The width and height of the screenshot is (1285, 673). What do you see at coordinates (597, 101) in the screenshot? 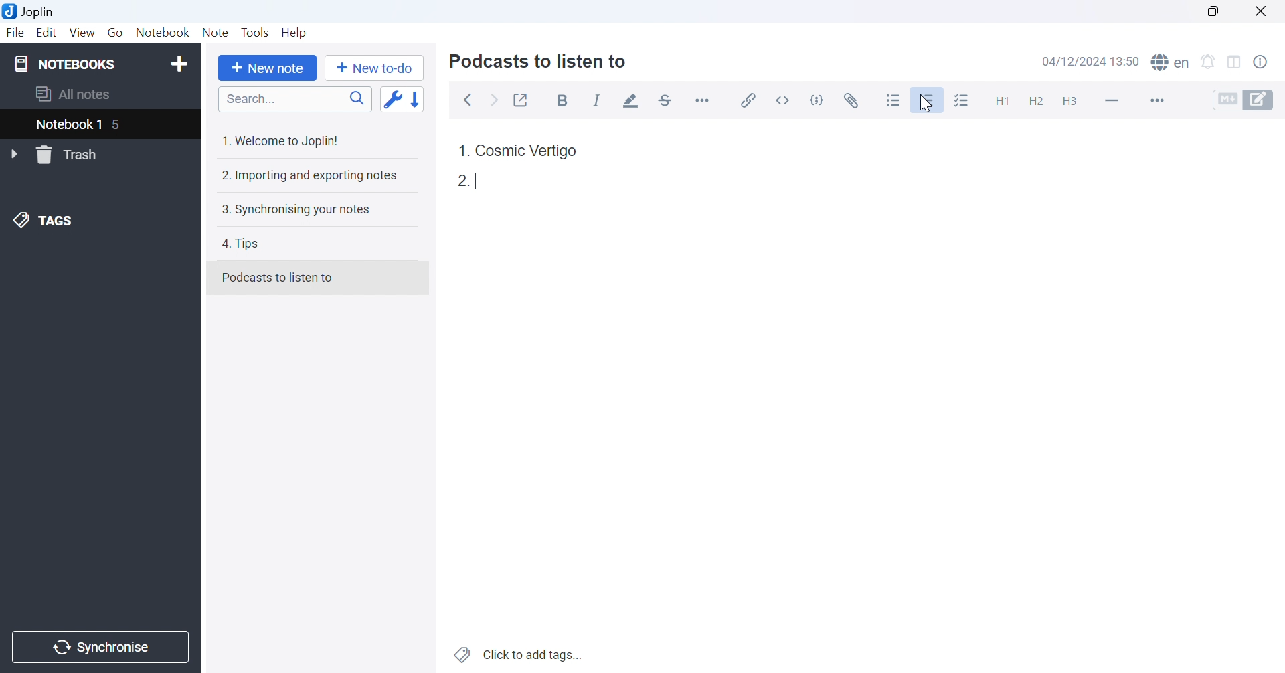
I see `Italic` at bounding box center [597, 101].